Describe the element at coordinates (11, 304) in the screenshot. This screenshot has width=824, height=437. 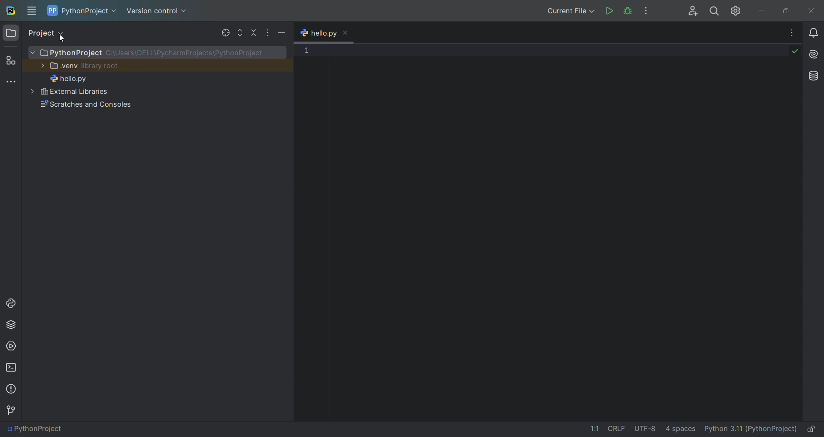
I see `python console` at that location.